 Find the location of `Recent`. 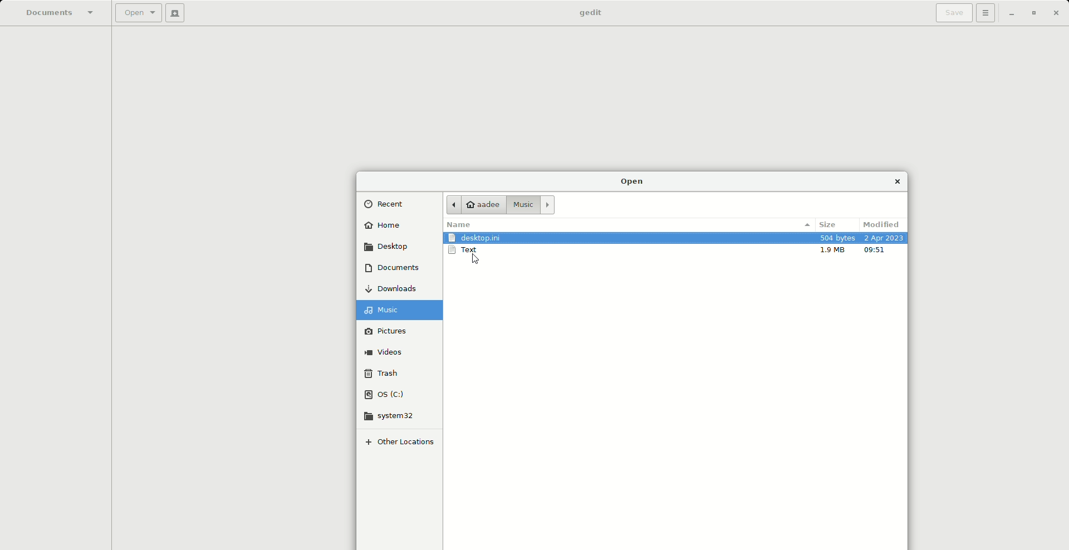

Recent is located at coordinates (390, 205).